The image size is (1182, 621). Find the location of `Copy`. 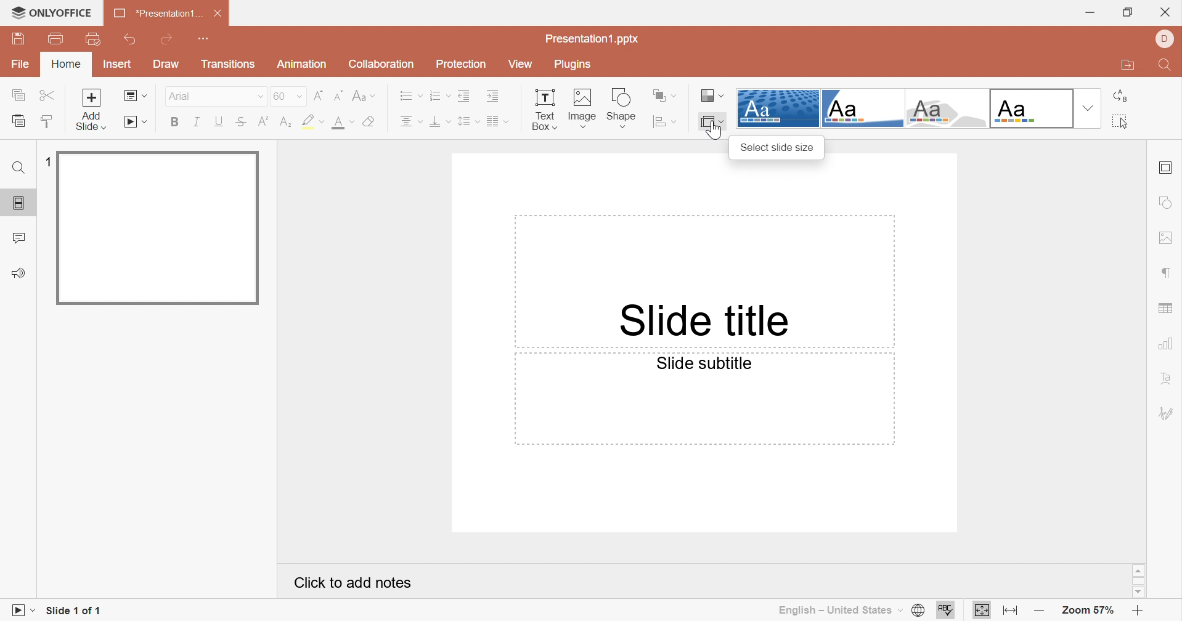

Copy is located at coordinates (18, 94).